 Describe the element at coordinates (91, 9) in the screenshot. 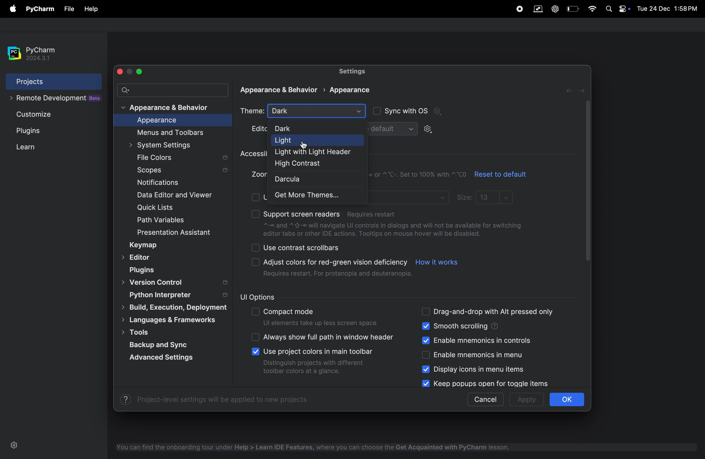

I see `file` at that location.